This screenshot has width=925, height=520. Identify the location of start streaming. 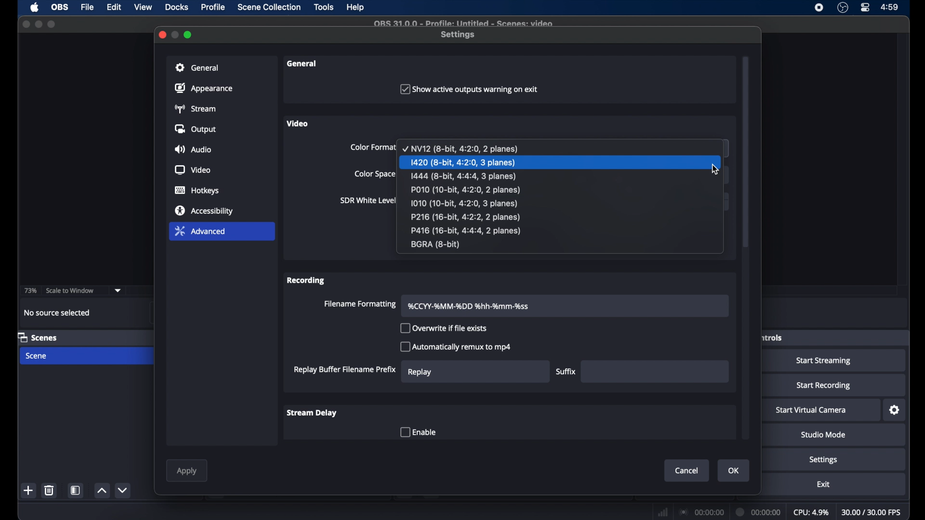
(824, 362).